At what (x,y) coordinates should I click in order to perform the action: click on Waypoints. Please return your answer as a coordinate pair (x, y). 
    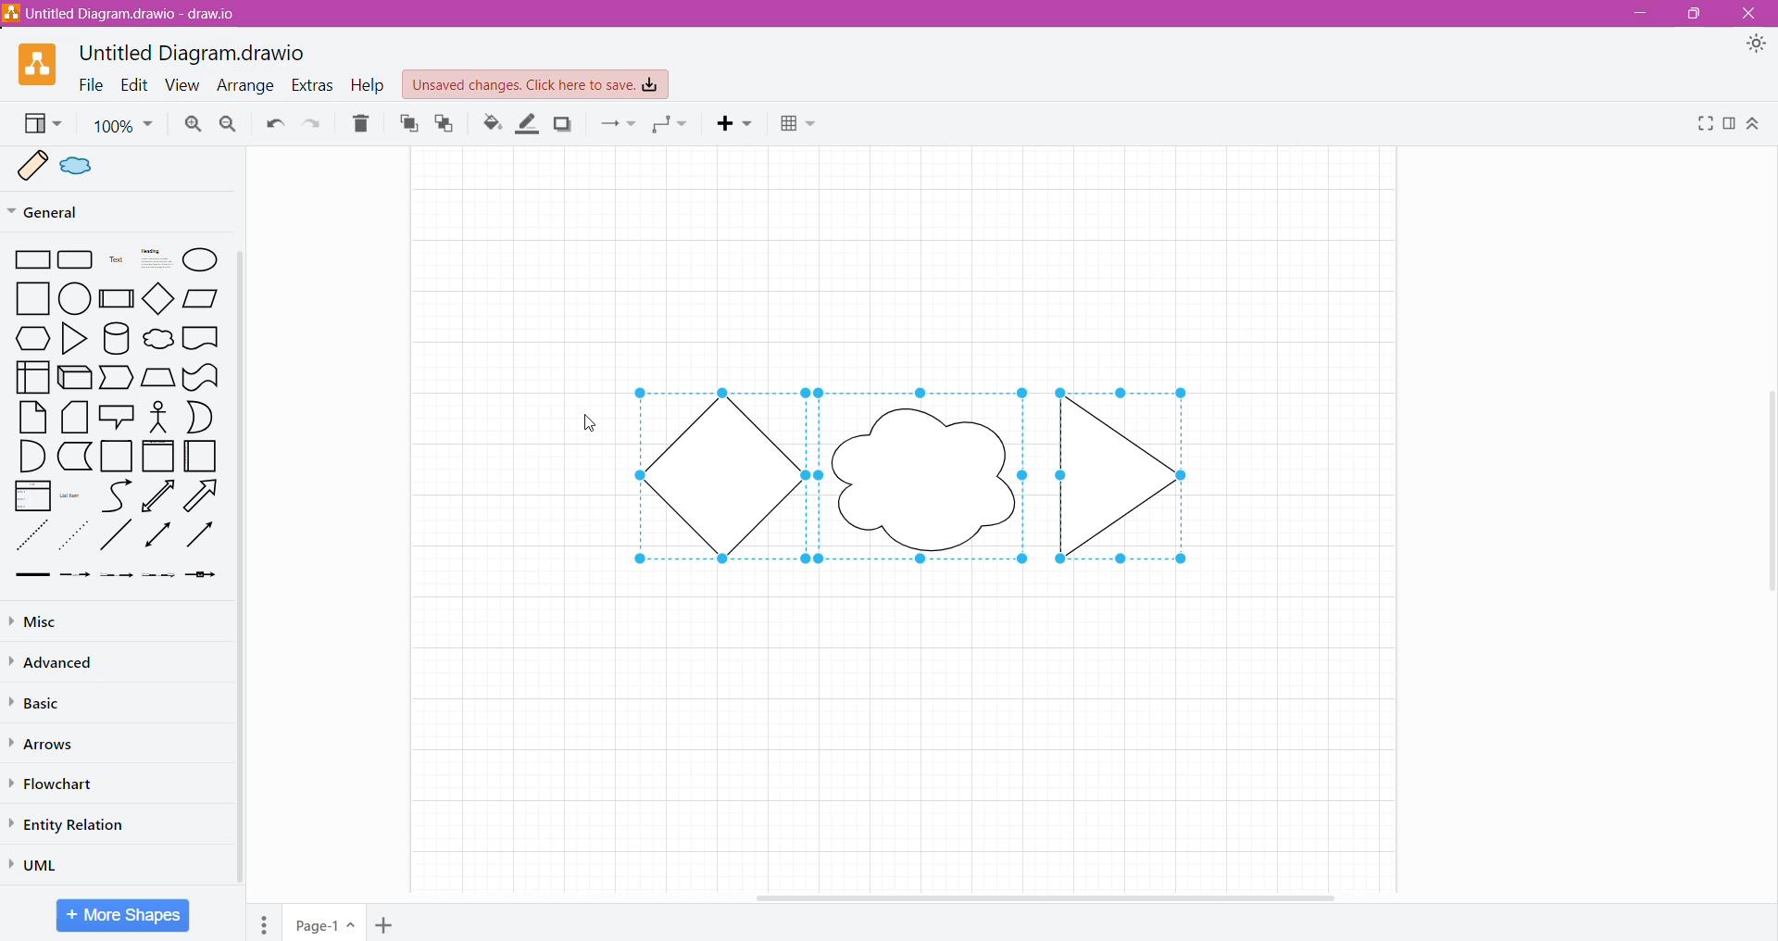
    Looking at the image, I should click on (670, 126).